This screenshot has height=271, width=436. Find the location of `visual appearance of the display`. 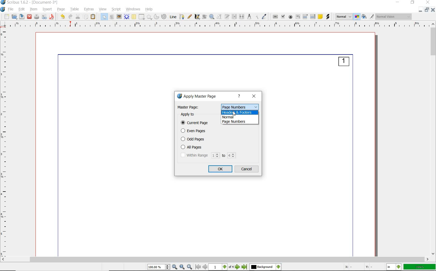

visual appearance of the display is located at coordinates (394, 16).